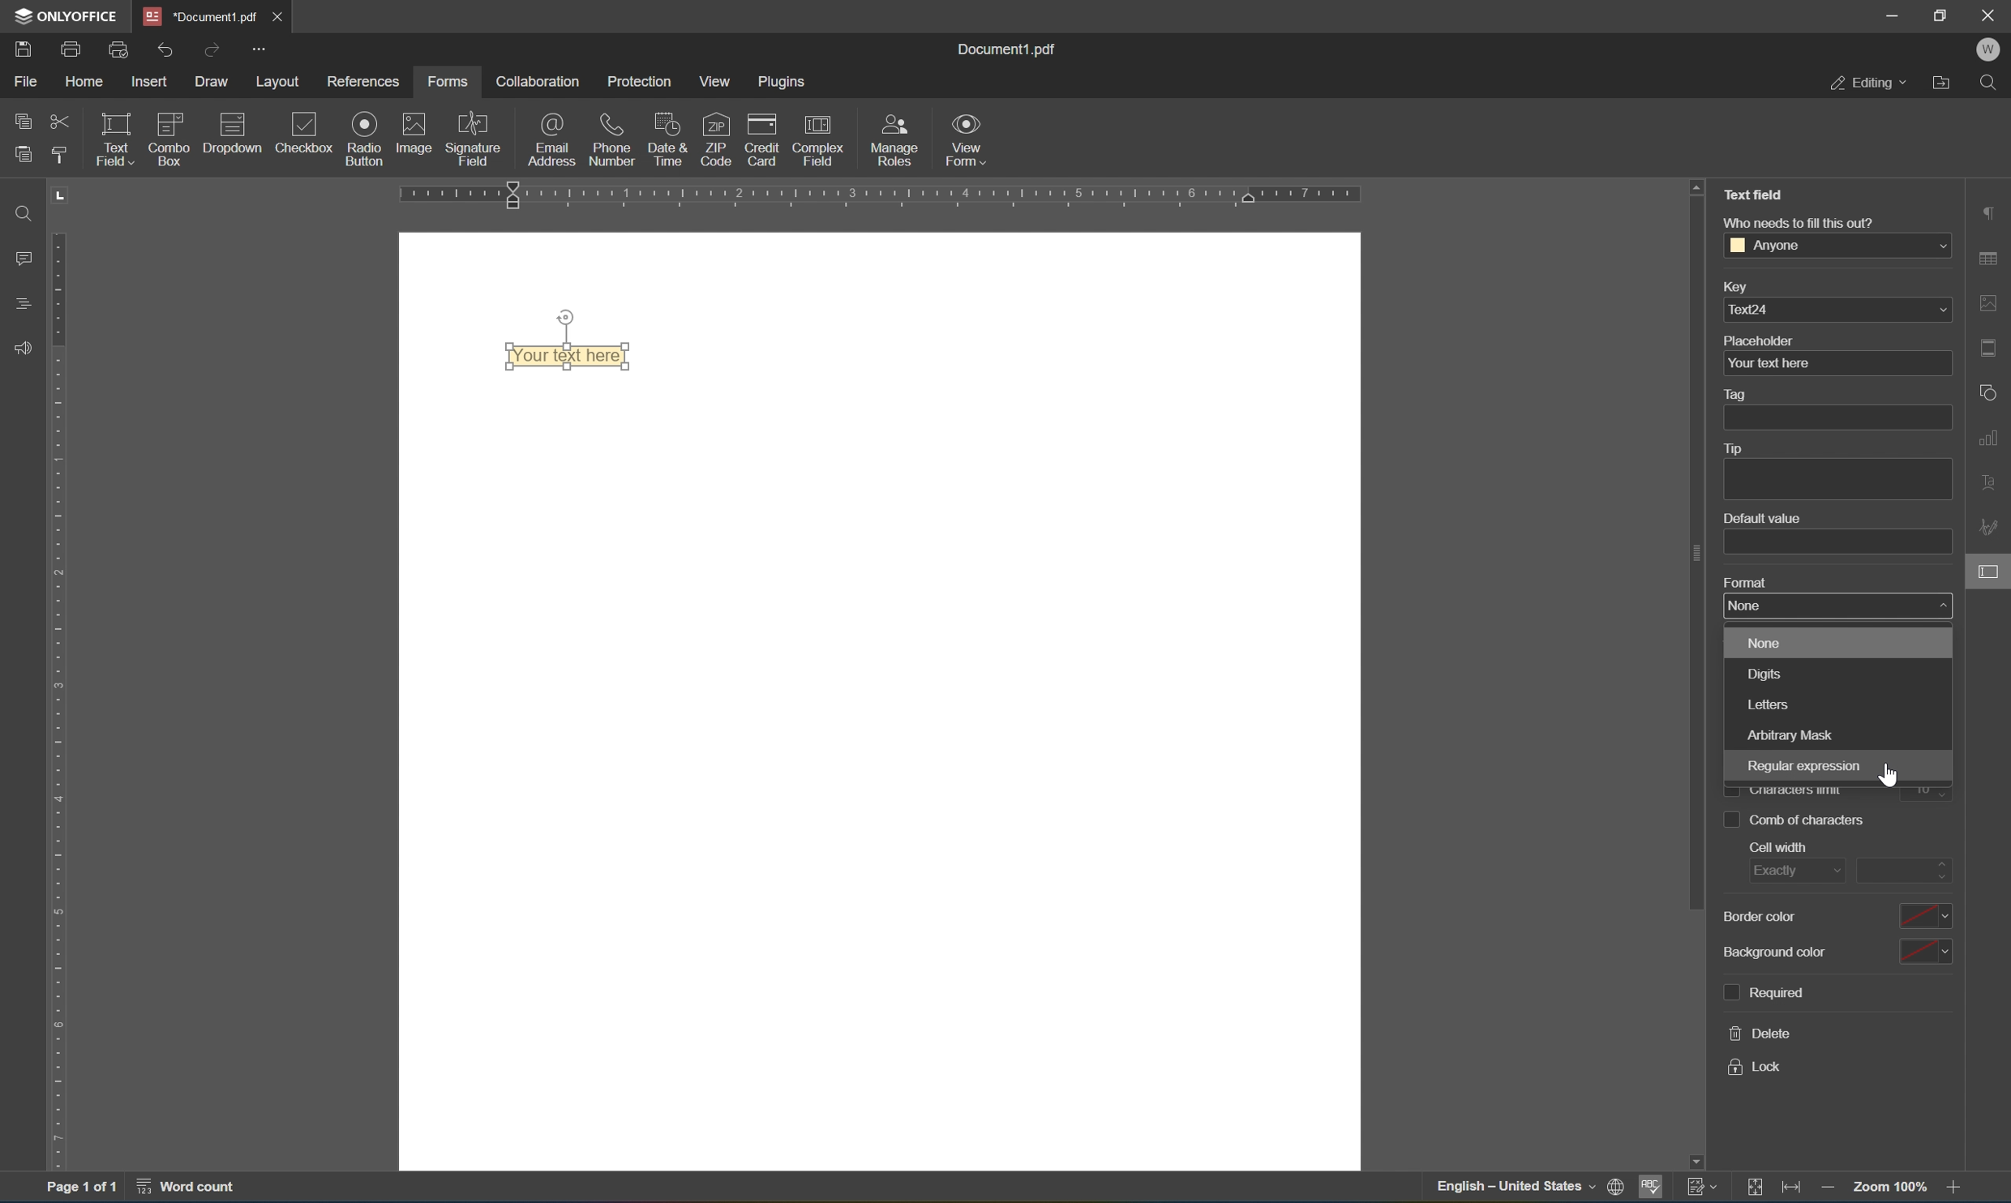  What do you see at coordinates (567, 355) in the screenshot?
I see `type your text here` at bounding box center [567, 355].